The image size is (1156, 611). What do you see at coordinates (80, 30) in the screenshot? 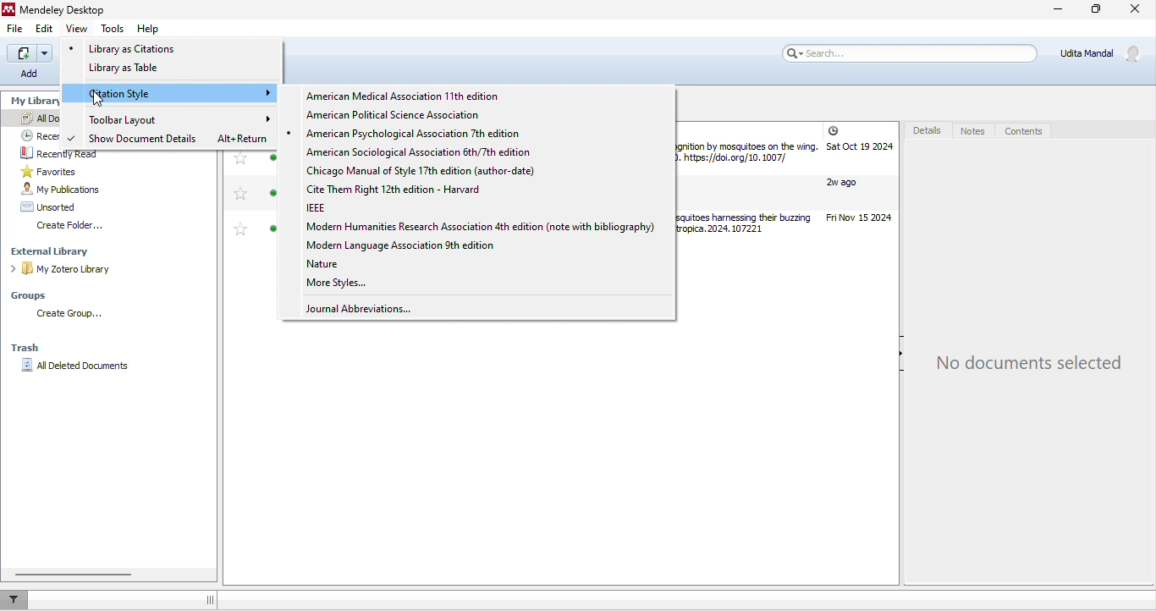
I see `view` at bounding box center [80, 30].